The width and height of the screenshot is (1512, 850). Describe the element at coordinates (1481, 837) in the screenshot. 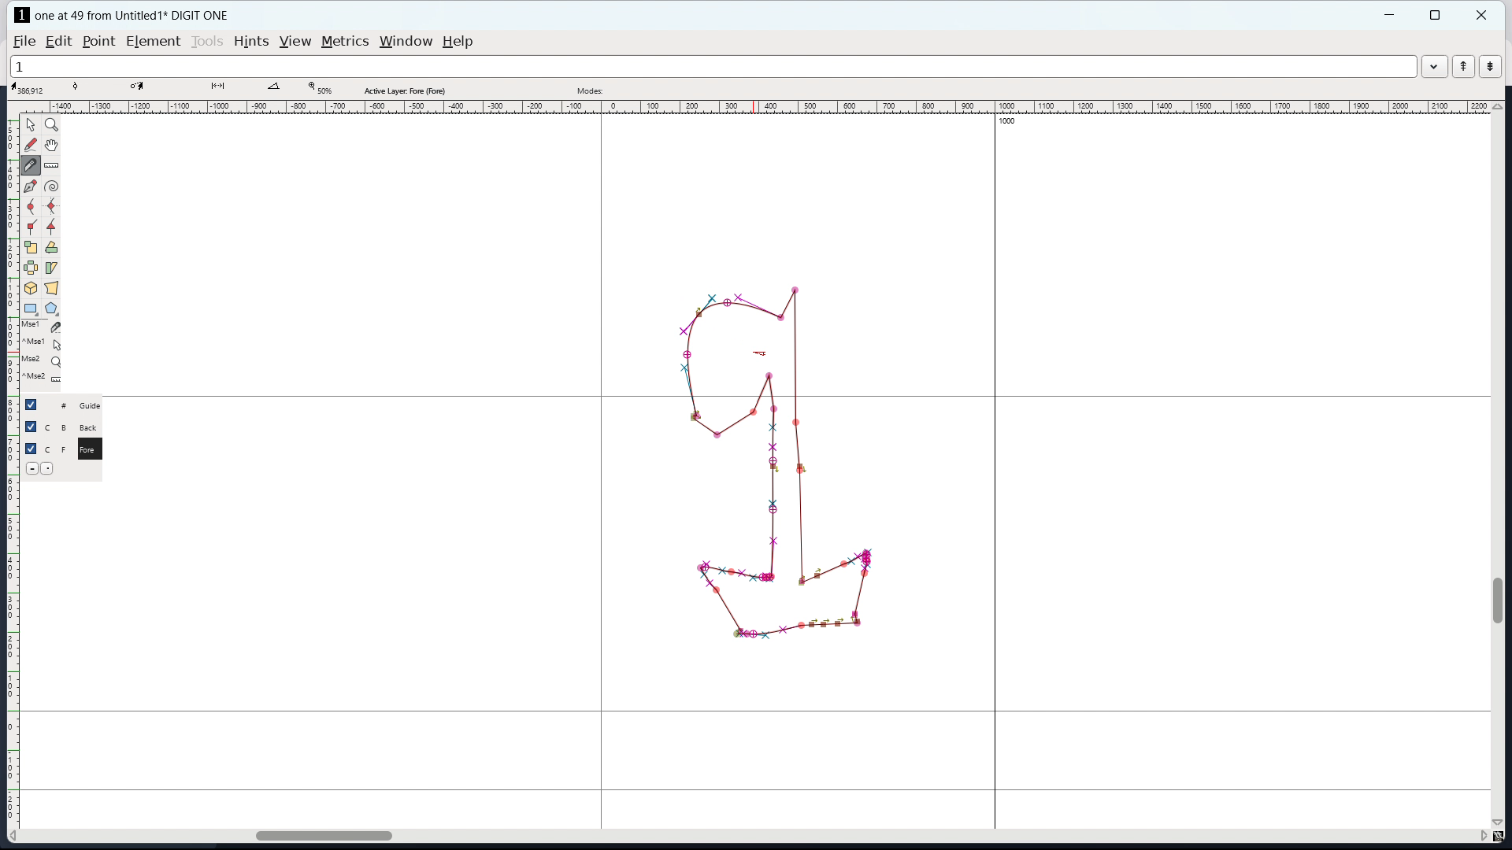

I see `scroll right` at that location.